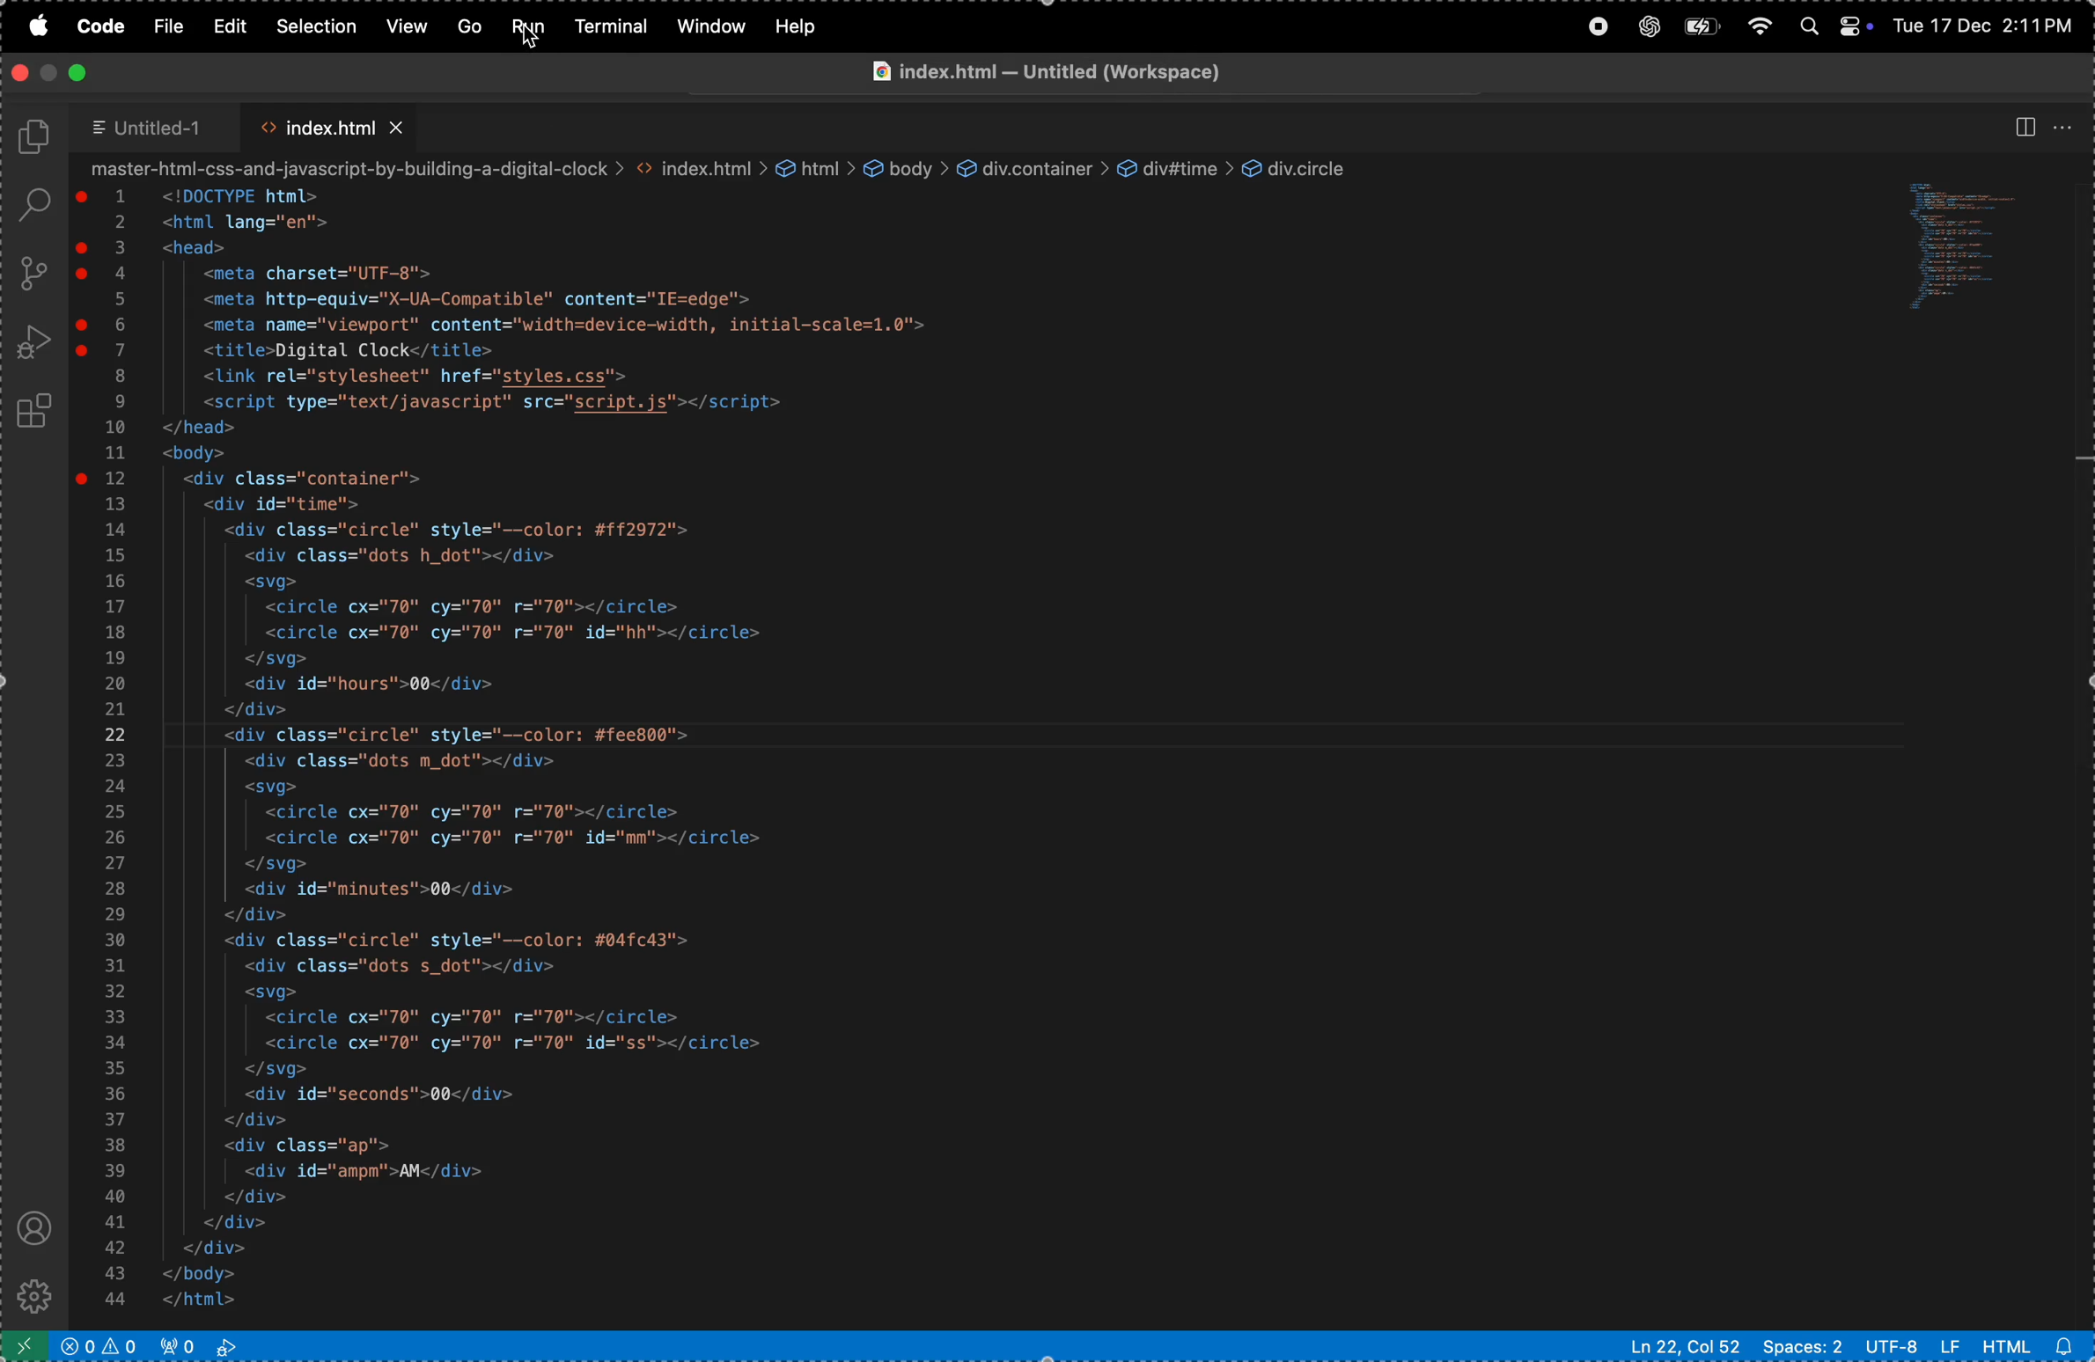  I want to click on source control, so click(32, 273).